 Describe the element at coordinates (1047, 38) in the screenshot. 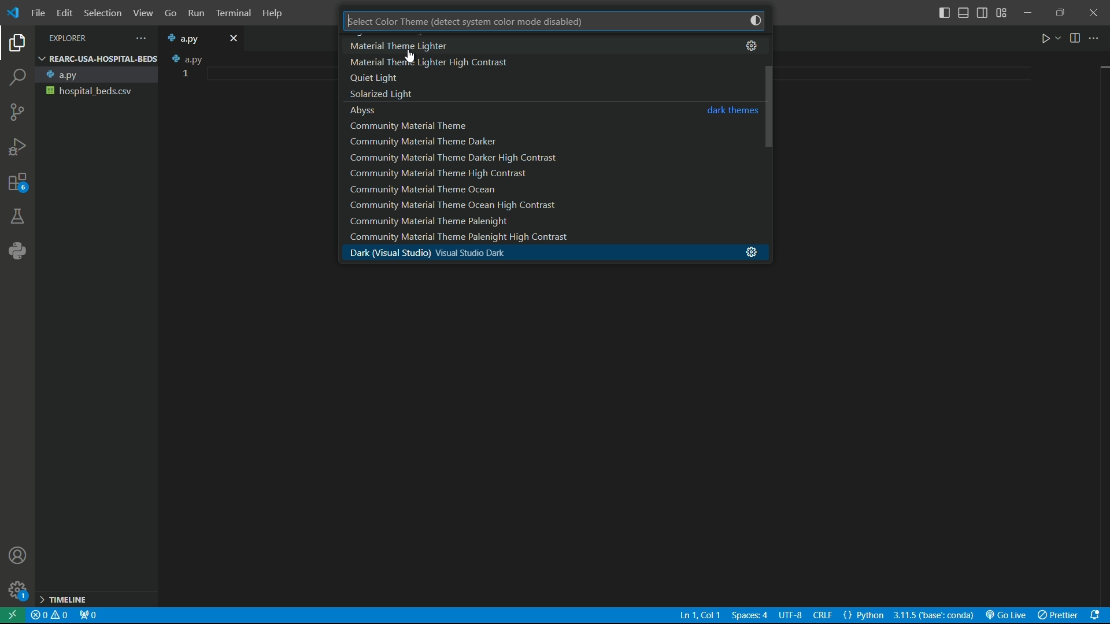

I see `run code` at that location.